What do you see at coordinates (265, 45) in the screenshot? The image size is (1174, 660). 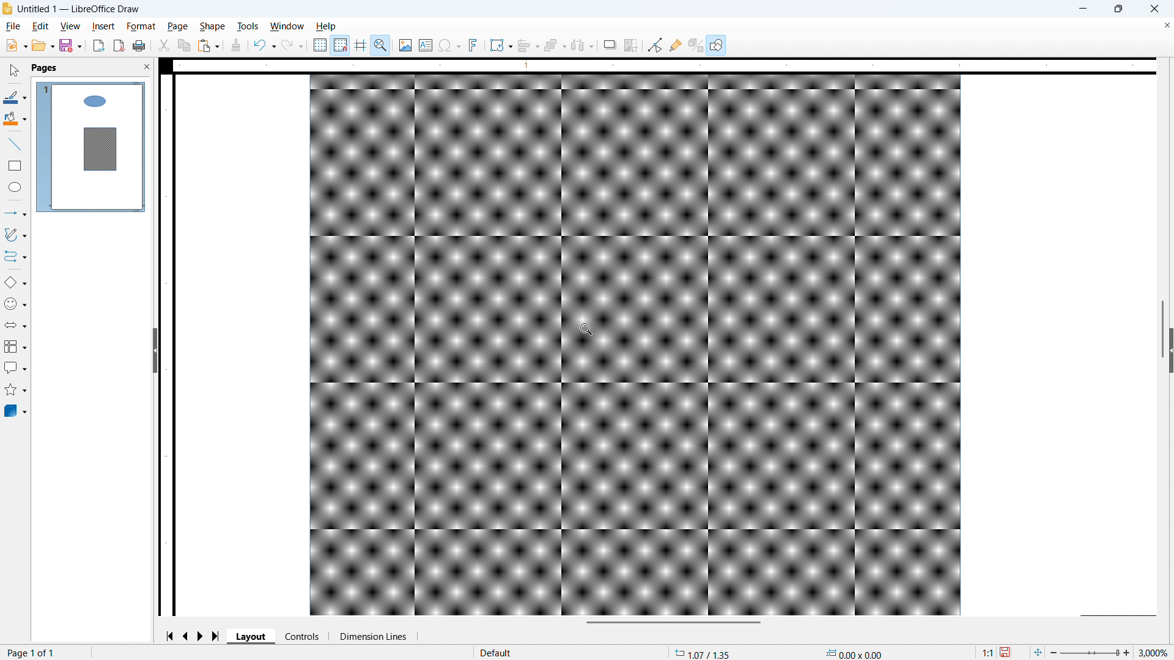 I see `Undo ` at bounding box center [265, 45].